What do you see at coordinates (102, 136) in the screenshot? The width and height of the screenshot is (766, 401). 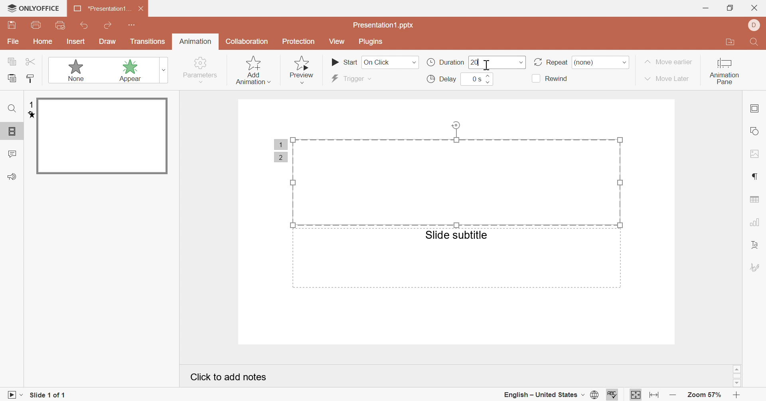 I see `slide` at bounding box center [102, 136].